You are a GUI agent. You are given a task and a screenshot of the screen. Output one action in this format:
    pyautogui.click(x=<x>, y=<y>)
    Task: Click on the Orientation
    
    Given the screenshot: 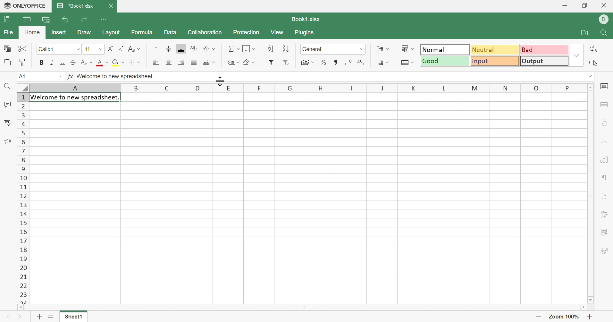 What is the action you would take?
    pyautogui.click(x=210, y=49)
    